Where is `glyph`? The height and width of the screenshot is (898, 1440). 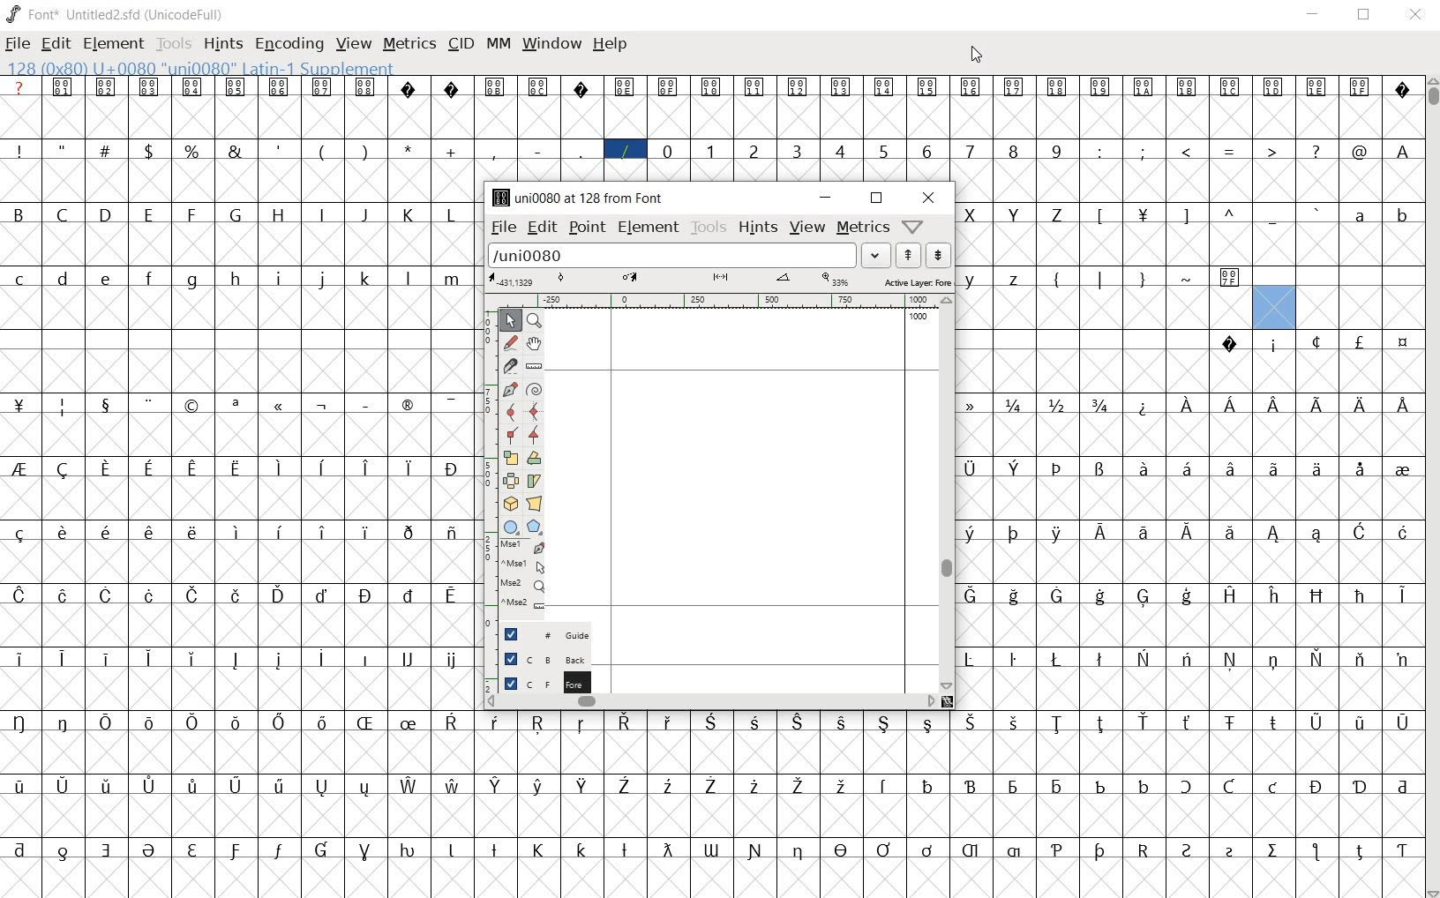 glyph is located at coordinates (192, 850).